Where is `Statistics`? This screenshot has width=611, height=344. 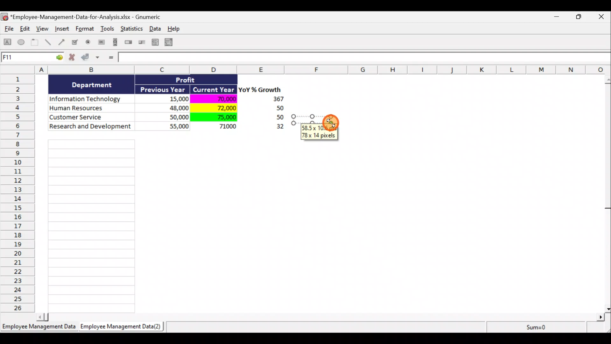
Statistics is located at coordinates (132, 31).